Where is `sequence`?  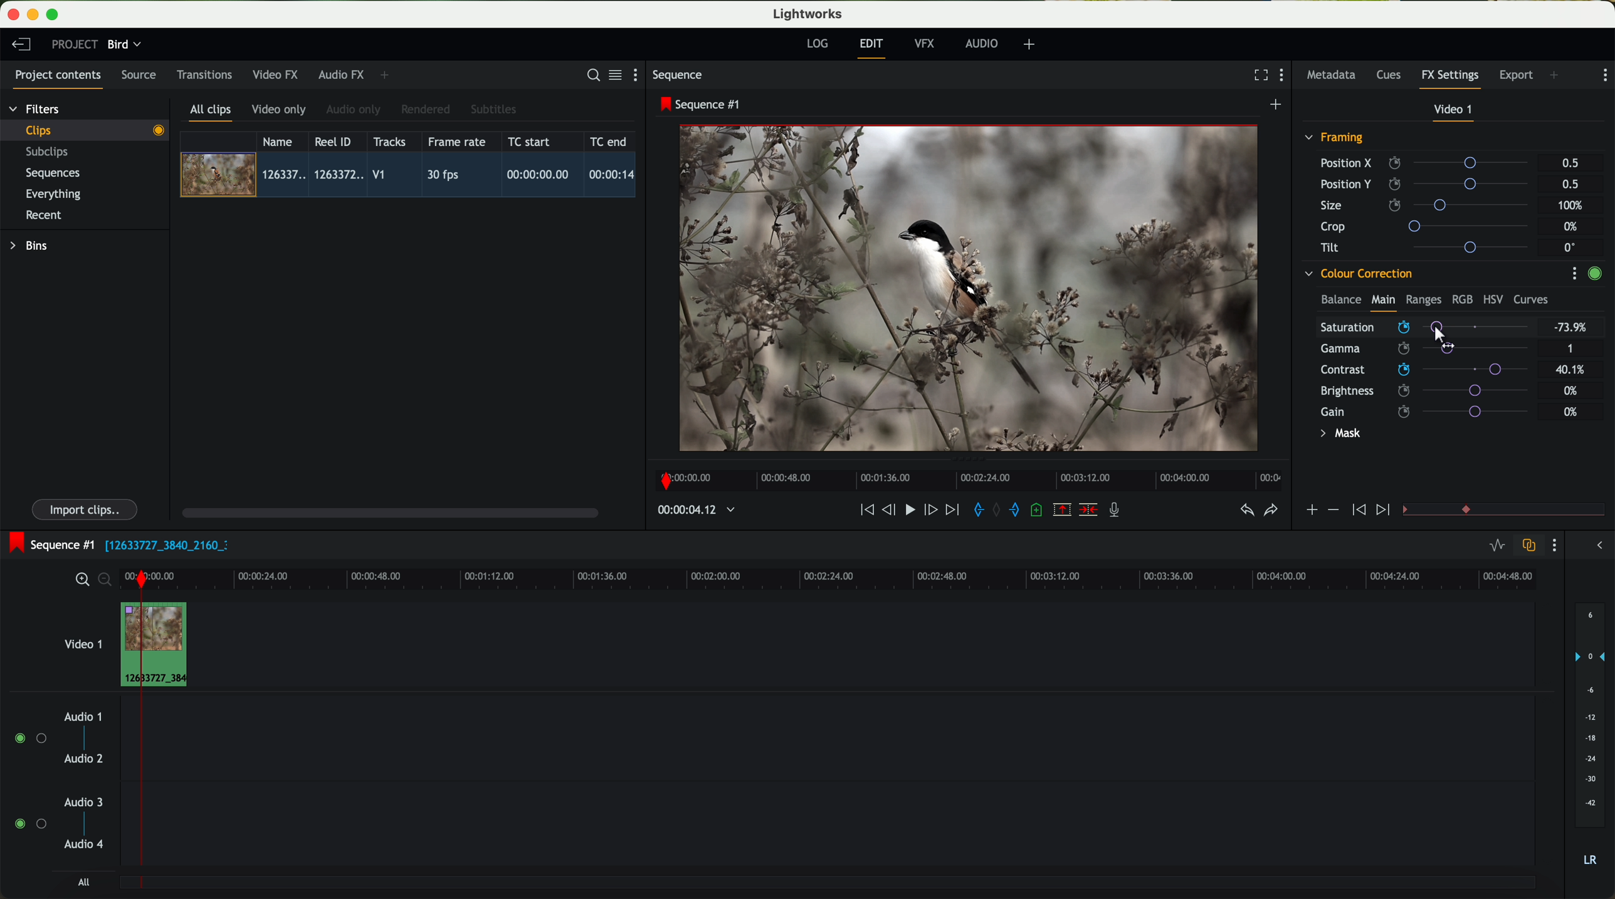
sequence is located at coordinates (678, 75).